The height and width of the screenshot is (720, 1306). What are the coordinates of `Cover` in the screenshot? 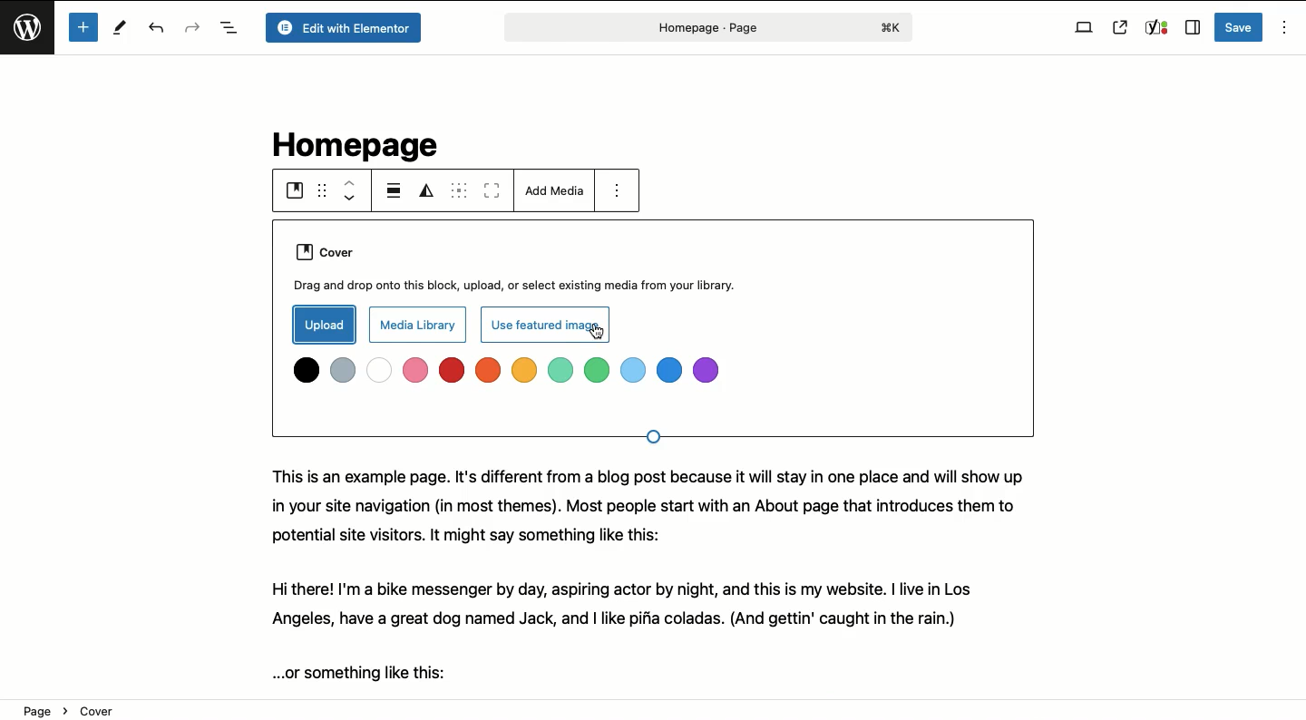 It's located at (293, 191).